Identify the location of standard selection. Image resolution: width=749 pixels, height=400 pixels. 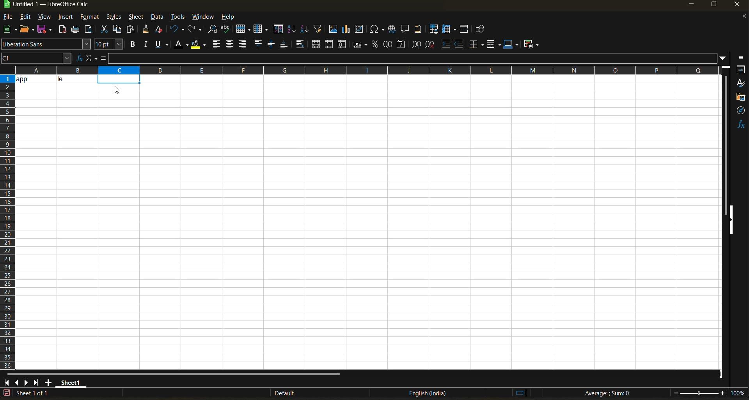
(522, 393).